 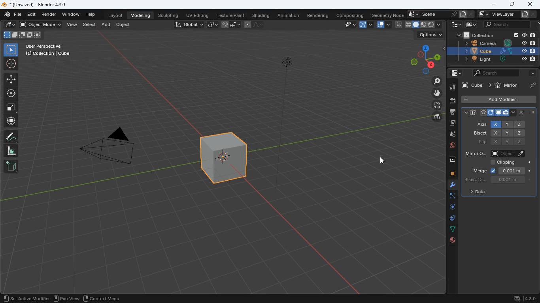 What do you see at coordinates (497, 180) in the screenshot?
I see `bisect` at bounding box center [497, 180].